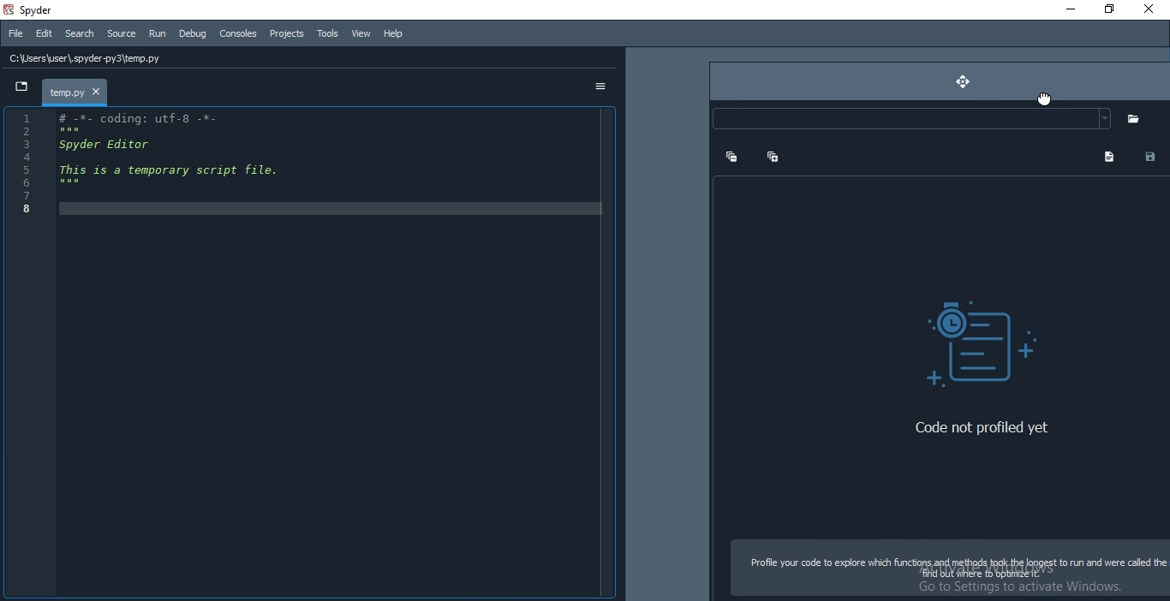  I want to click on spyder, so click(37, 9).